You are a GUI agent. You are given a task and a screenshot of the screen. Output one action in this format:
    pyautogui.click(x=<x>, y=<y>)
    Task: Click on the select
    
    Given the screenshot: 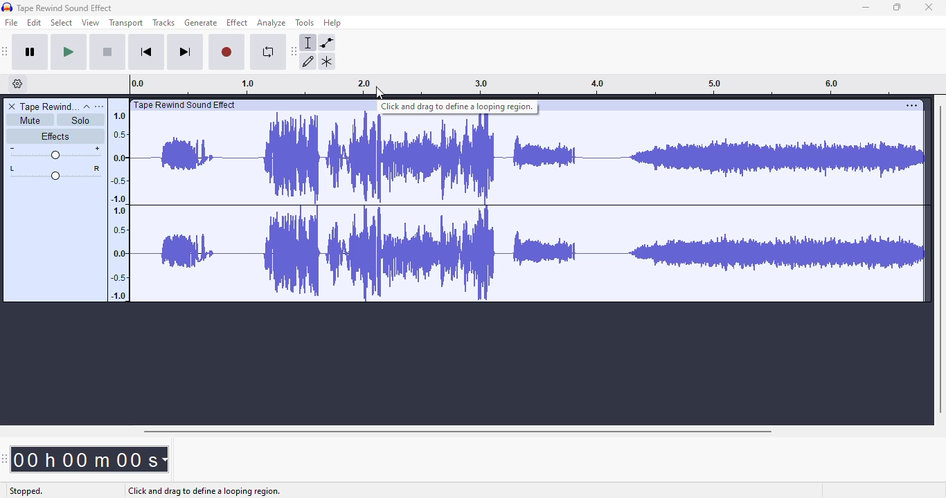 What is the action you would take?
    pyautogui.click(x=62, y=23)
    